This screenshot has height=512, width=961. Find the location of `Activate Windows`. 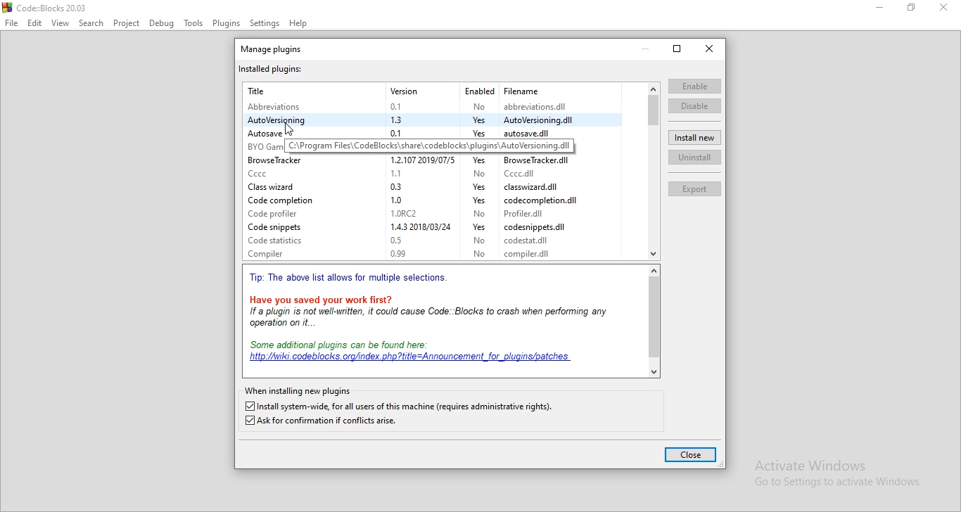

Activate Windows is located at coordinates (832, 463).